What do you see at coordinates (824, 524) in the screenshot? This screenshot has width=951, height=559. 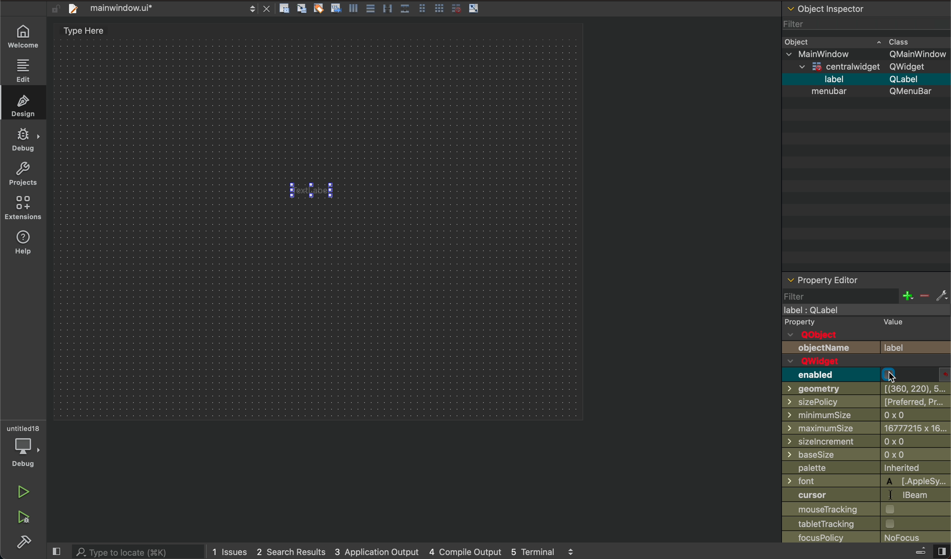 I see `tabletTracking` at bounding box center [824, 524].